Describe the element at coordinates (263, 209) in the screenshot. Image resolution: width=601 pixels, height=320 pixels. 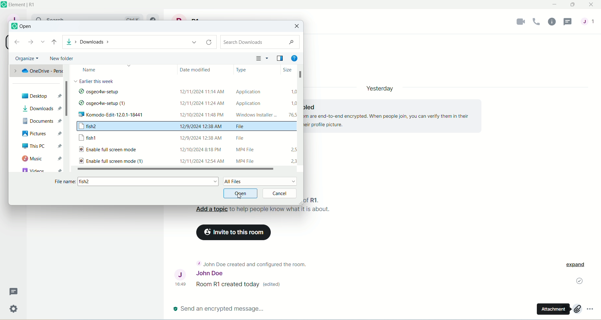
I see `you created this room. This is the start of R1. Add a topic to help people know what is about.` at that location.